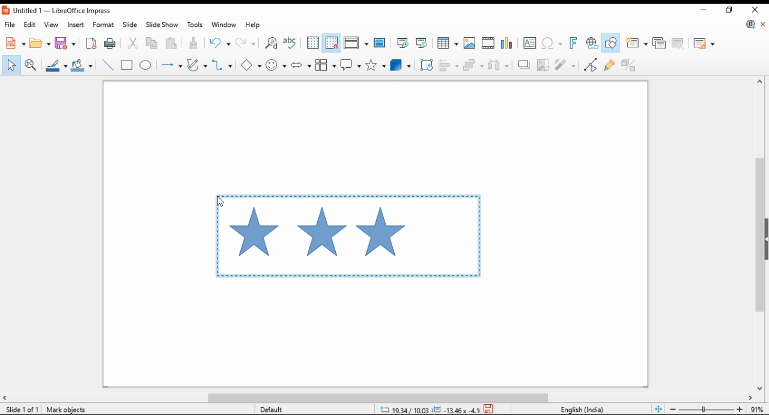 The width and height of the screenshot is (769, 415). I want to click on find and replace, so click(271, 44).